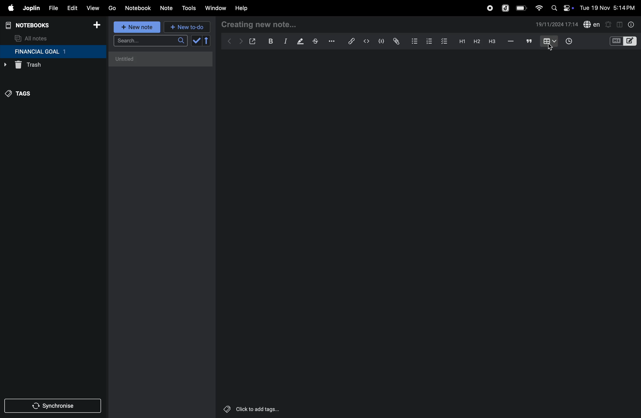 This screenshot has width=641, height=418. I want to click on bullet list, so click(414, 40).